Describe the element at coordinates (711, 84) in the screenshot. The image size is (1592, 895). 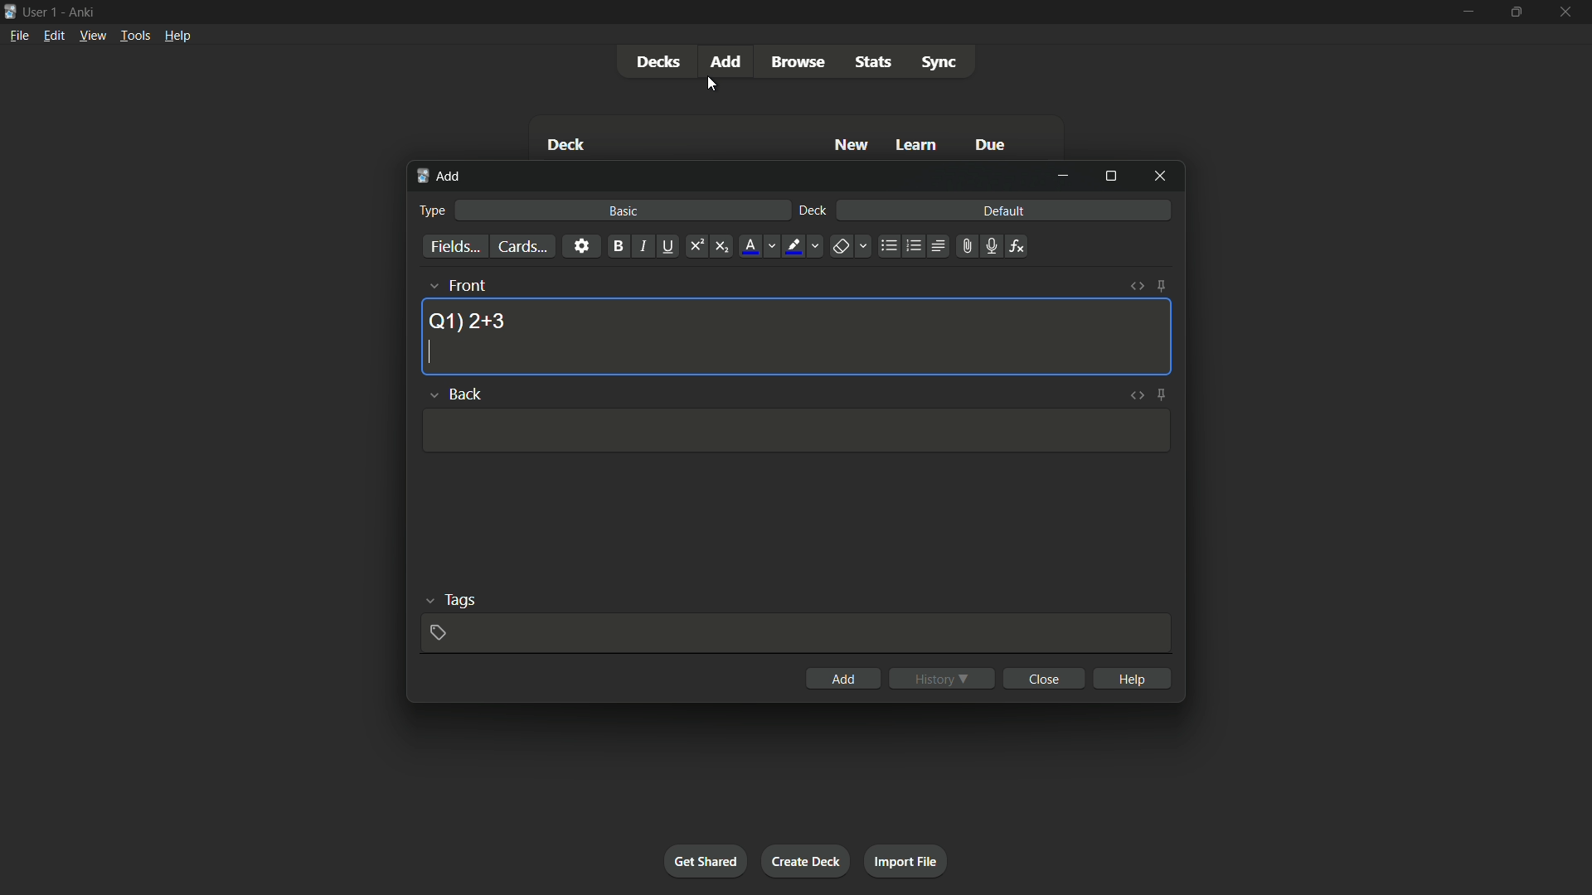
I see `cursor` at that location.